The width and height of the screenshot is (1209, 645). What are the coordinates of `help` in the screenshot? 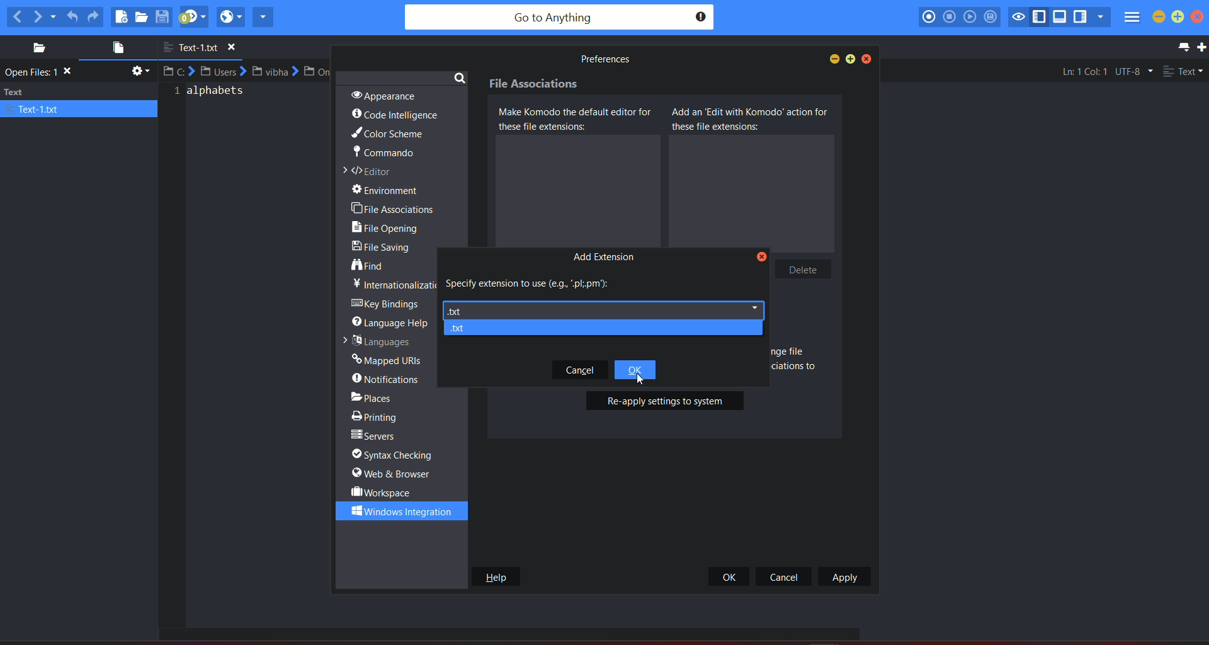 It's located at (495, 576).